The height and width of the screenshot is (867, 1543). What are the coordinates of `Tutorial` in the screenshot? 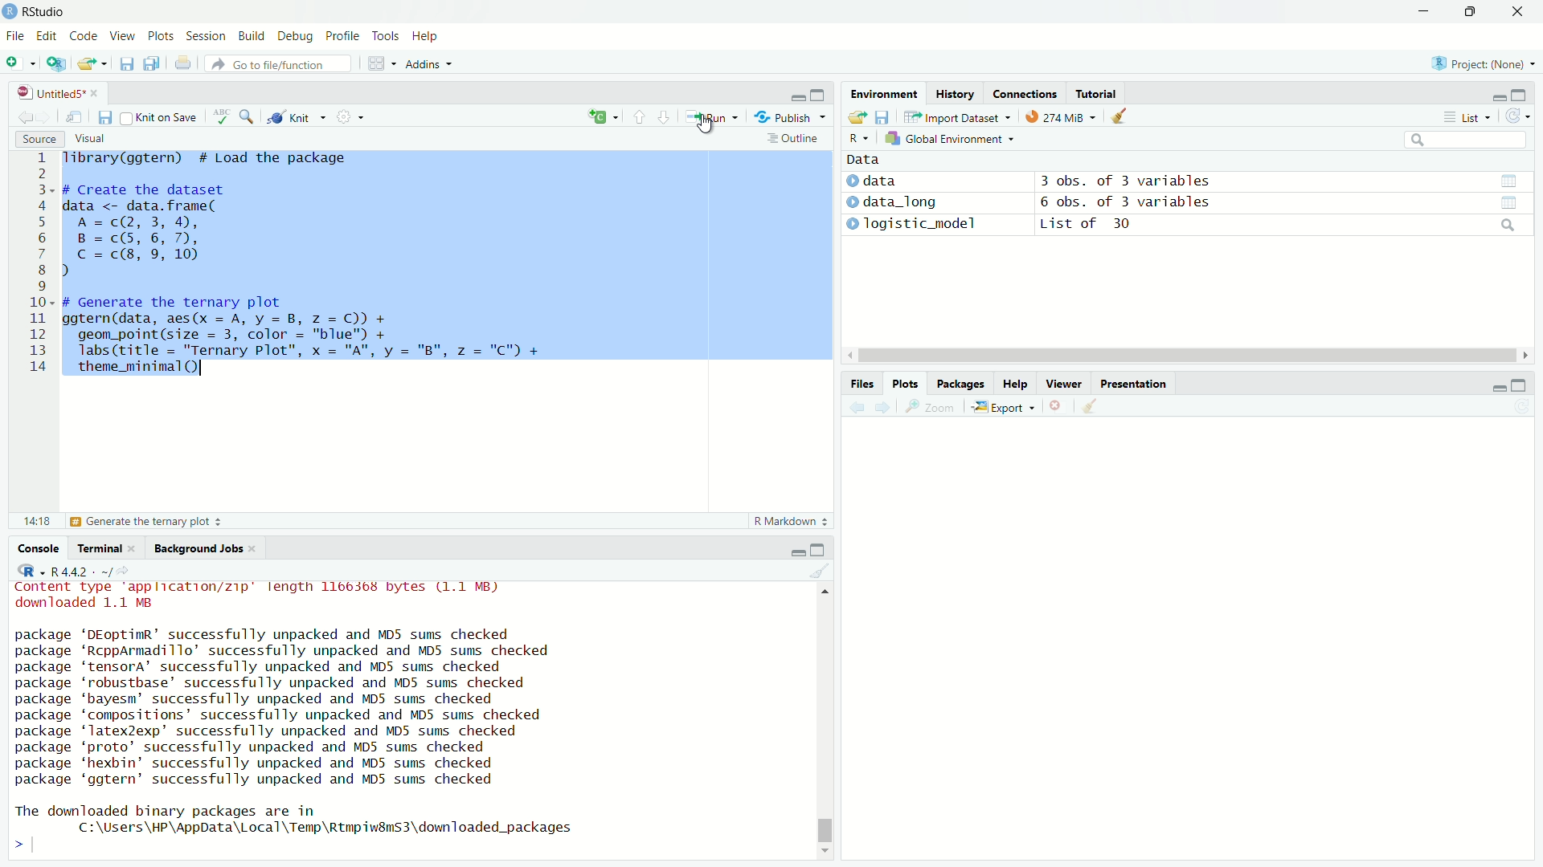 It's located at (1098, 92).